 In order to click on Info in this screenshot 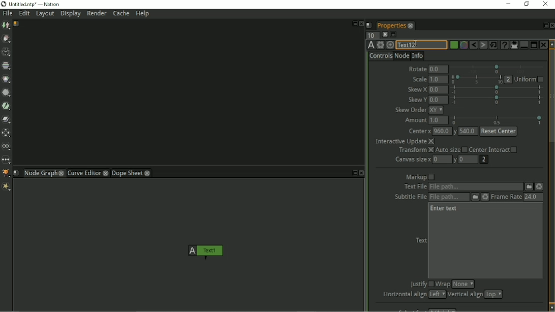, I will do `click(418, 55)`.